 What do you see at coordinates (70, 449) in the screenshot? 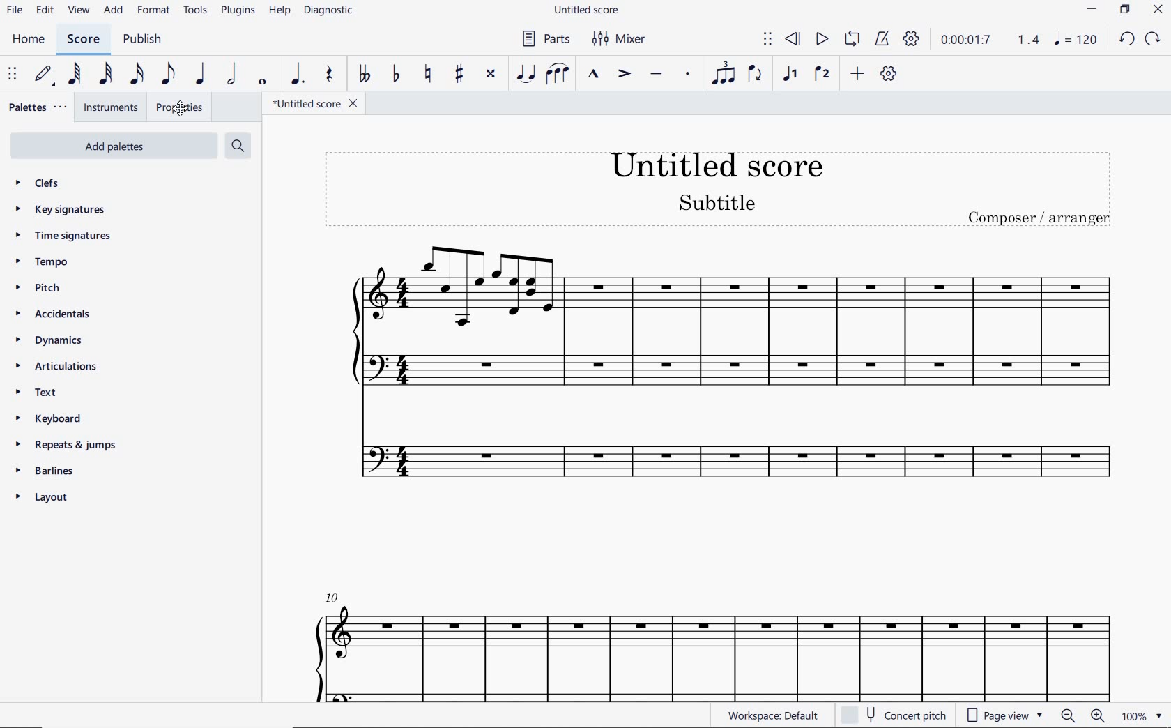
I see `repeats & jumps` at bounding box center [70, 449].